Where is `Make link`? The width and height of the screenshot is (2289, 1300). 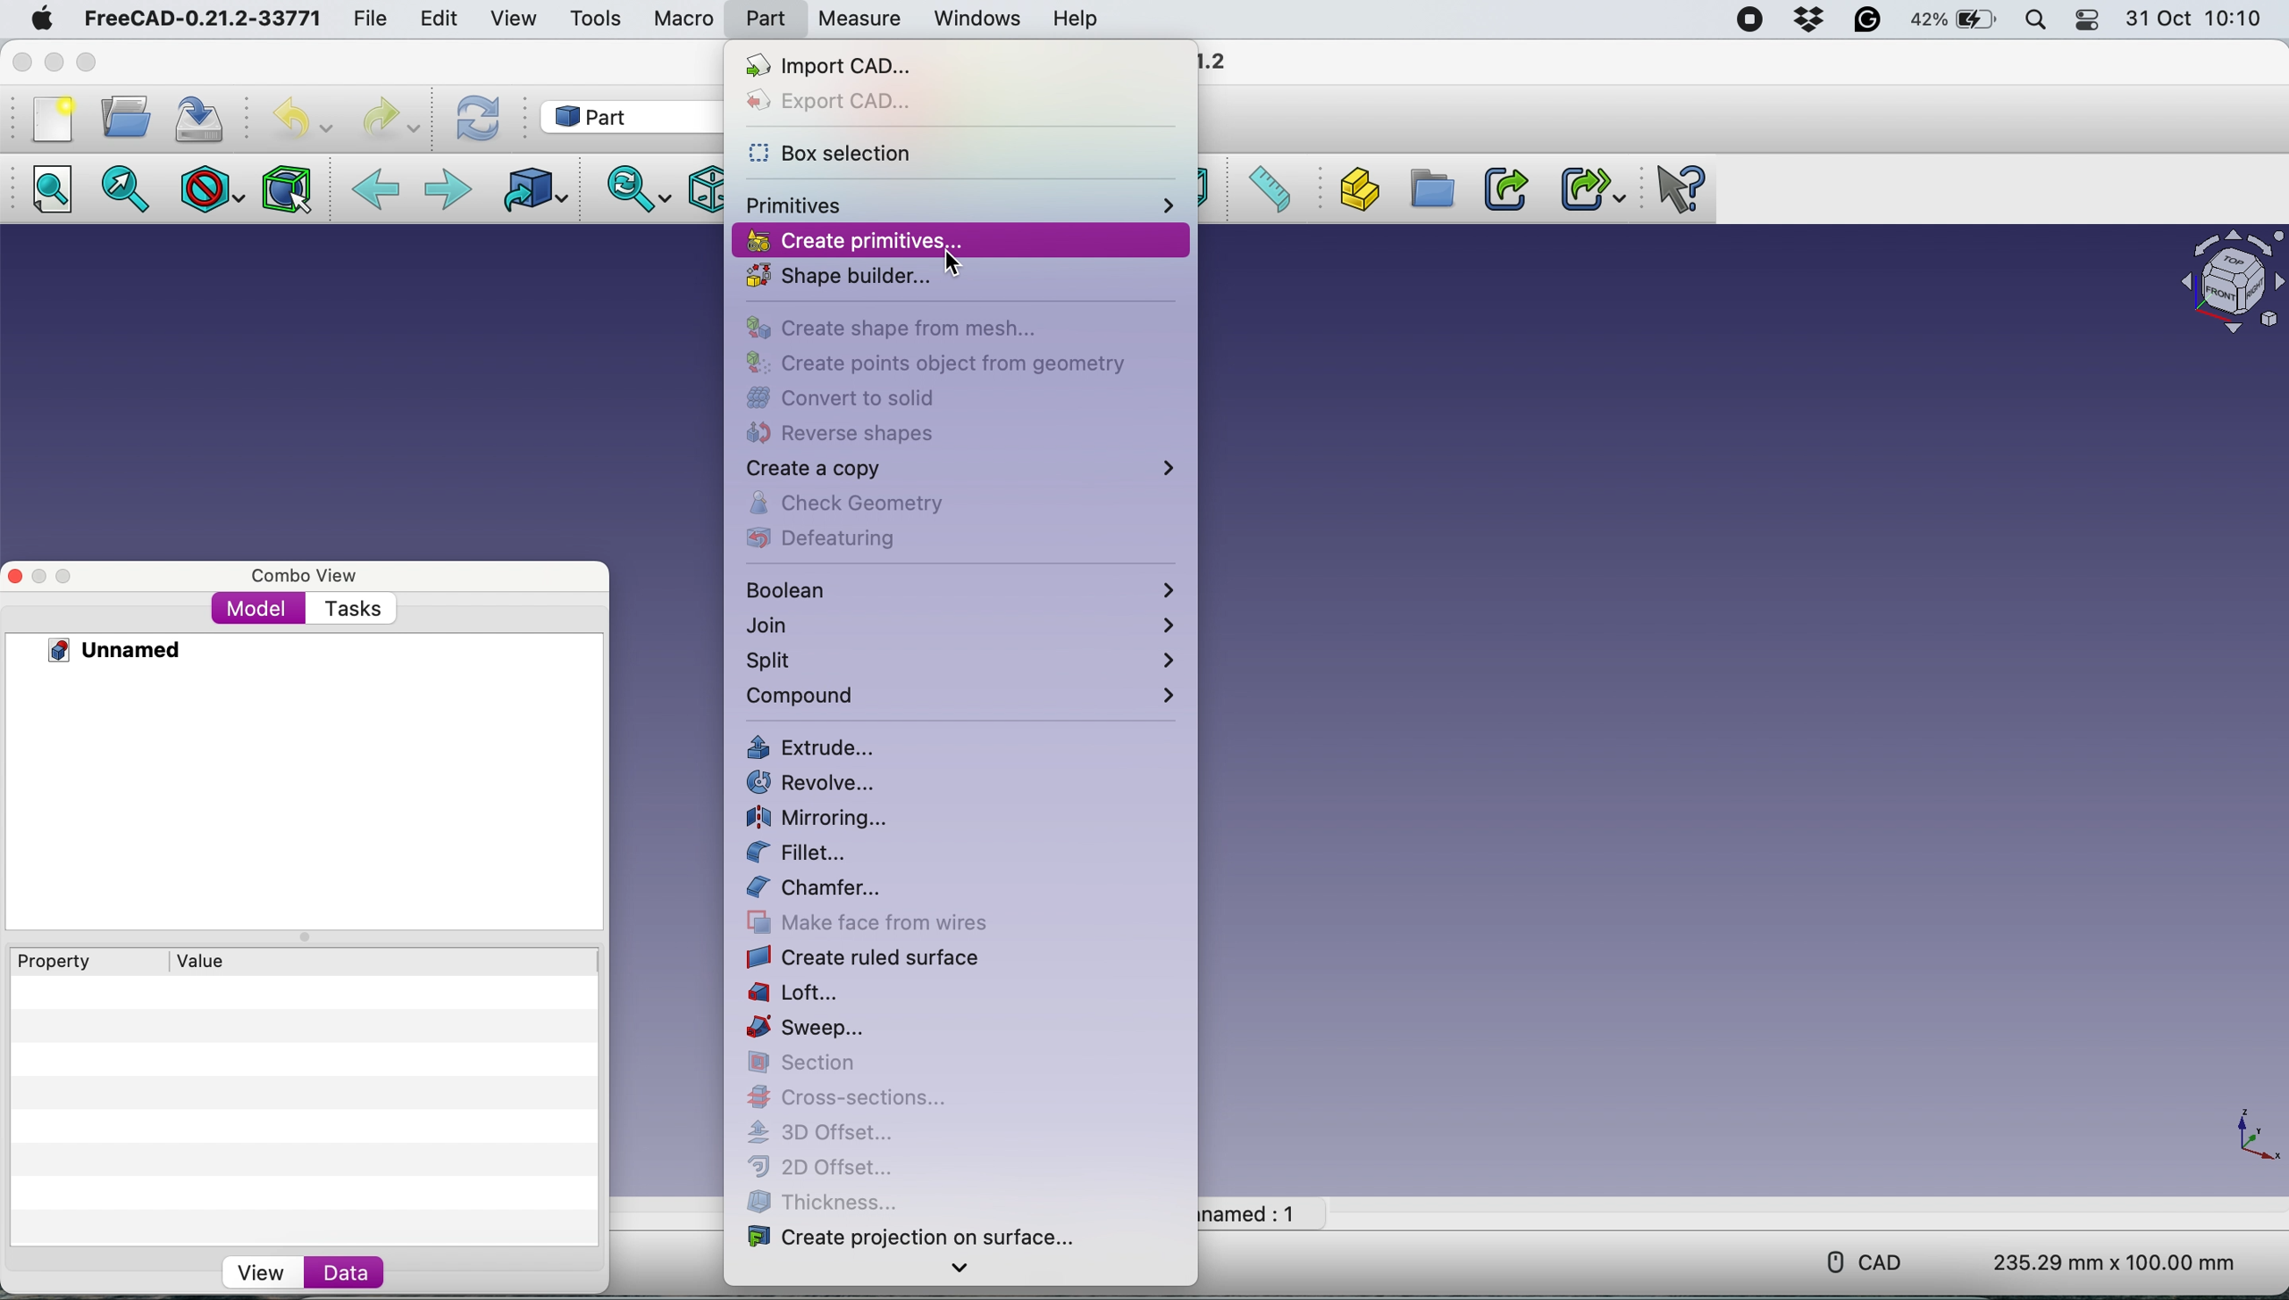 Make link is located at coordinates (1503, 187).